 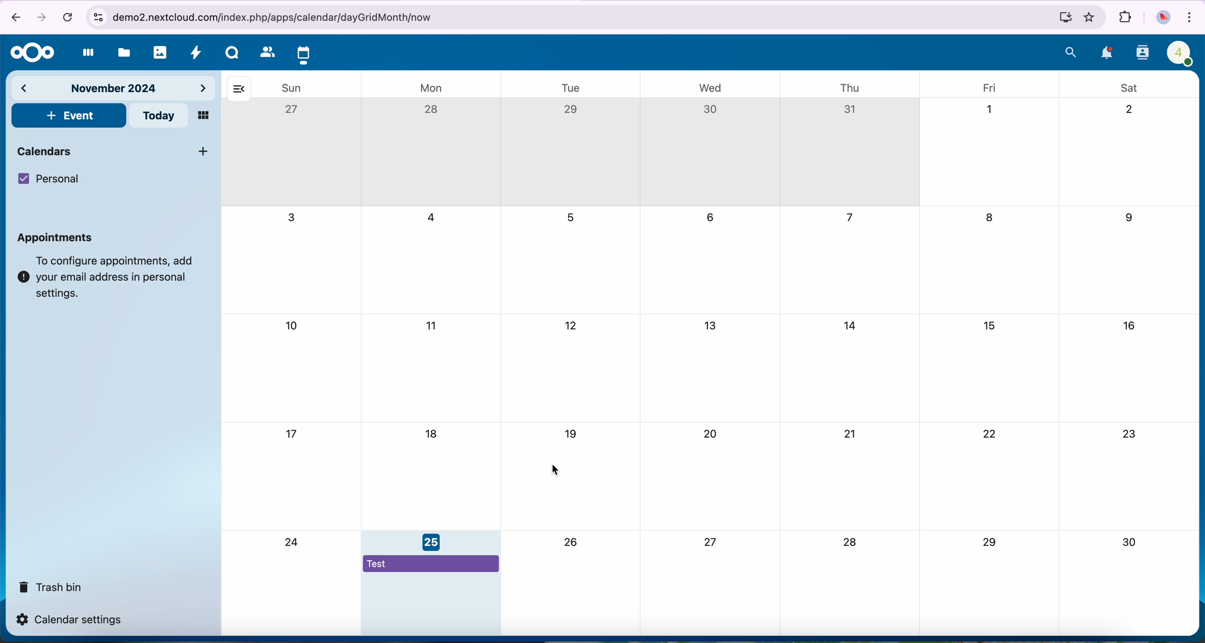 I want to click on files, so click(x=122, y=52).